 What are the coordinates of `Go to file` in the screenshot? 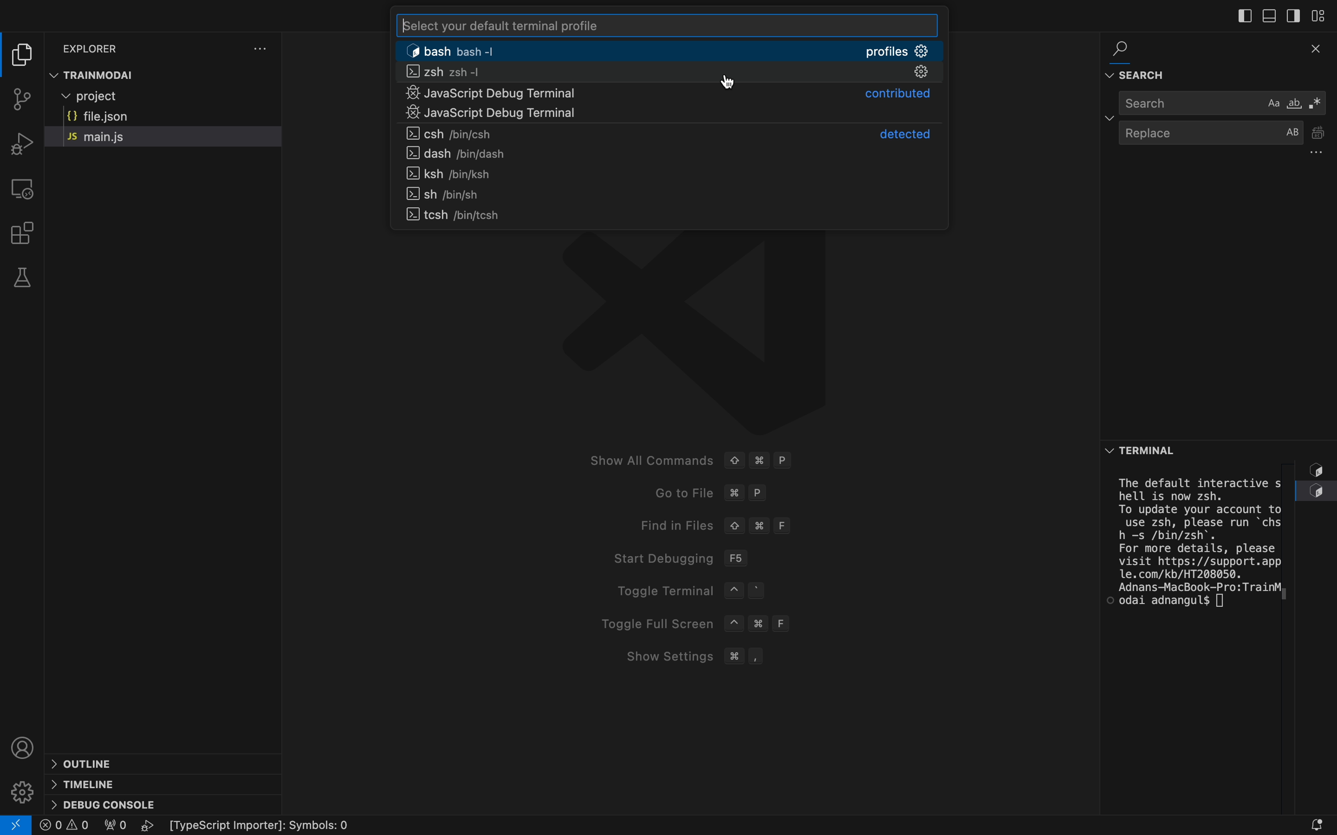 It's located at (766, 494).